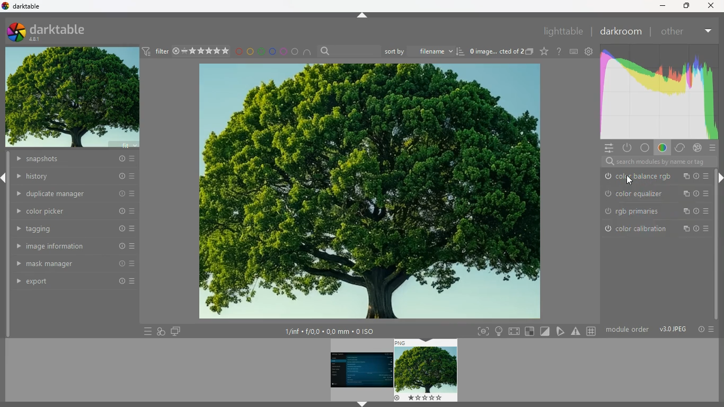  What do you see at coordinates (76, 176) in the screenshot?
I see `history` at bounding box center [76, 176].